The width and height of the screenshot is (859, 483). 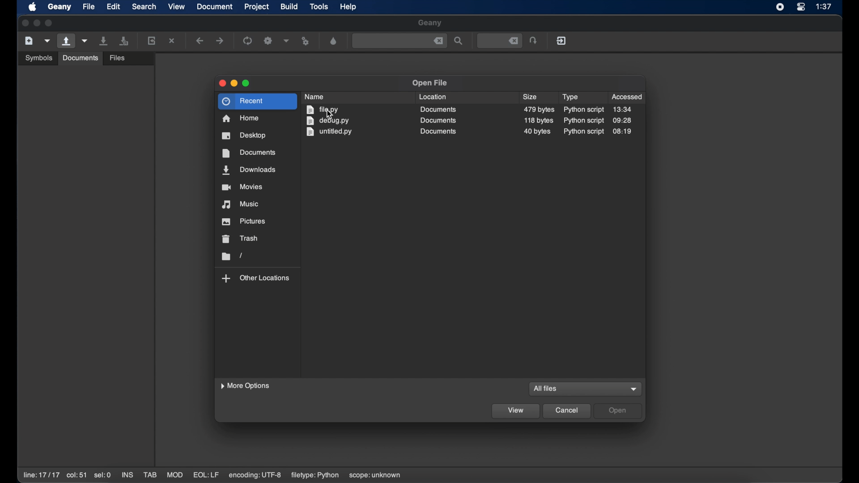 What do you see at coordinates (319, 7) in the screenshot?
I see `tools` at bounding box center [319, 7].